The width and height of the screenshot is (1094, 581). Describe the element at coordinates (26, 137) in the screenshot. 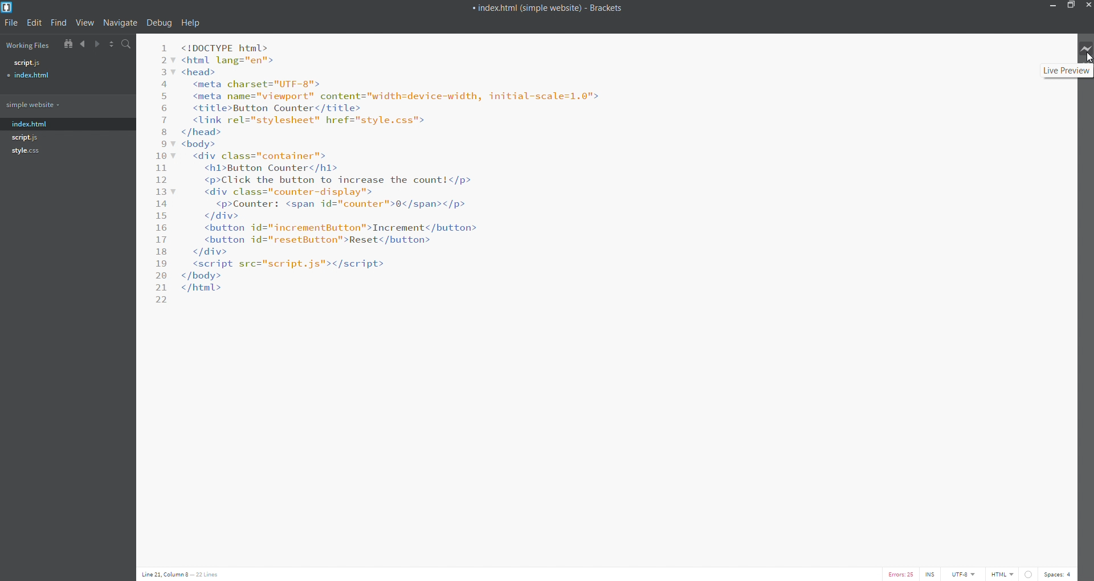

I see `script.js` at that location.